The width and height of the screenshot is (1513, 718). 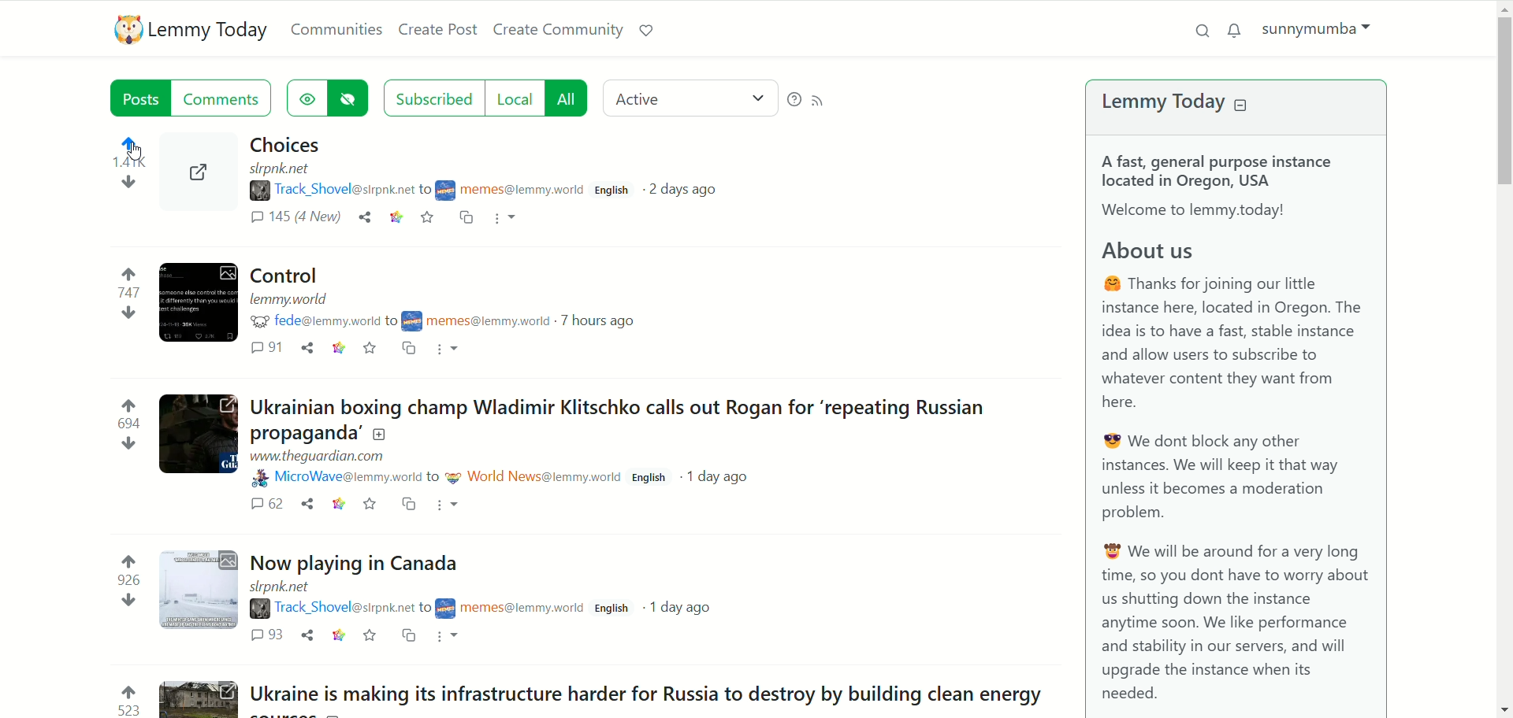 What do you see at coordinates (129, 293) in the screenshot?
I see `747` at bounding box center [129, 293].